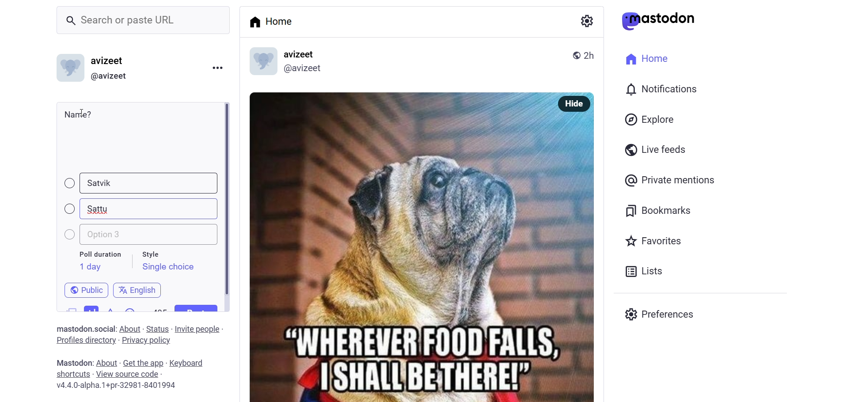  What do you see at coordinates (199, 329) in the screenshot?
I see `invite people` at bounding box center [199, 329].